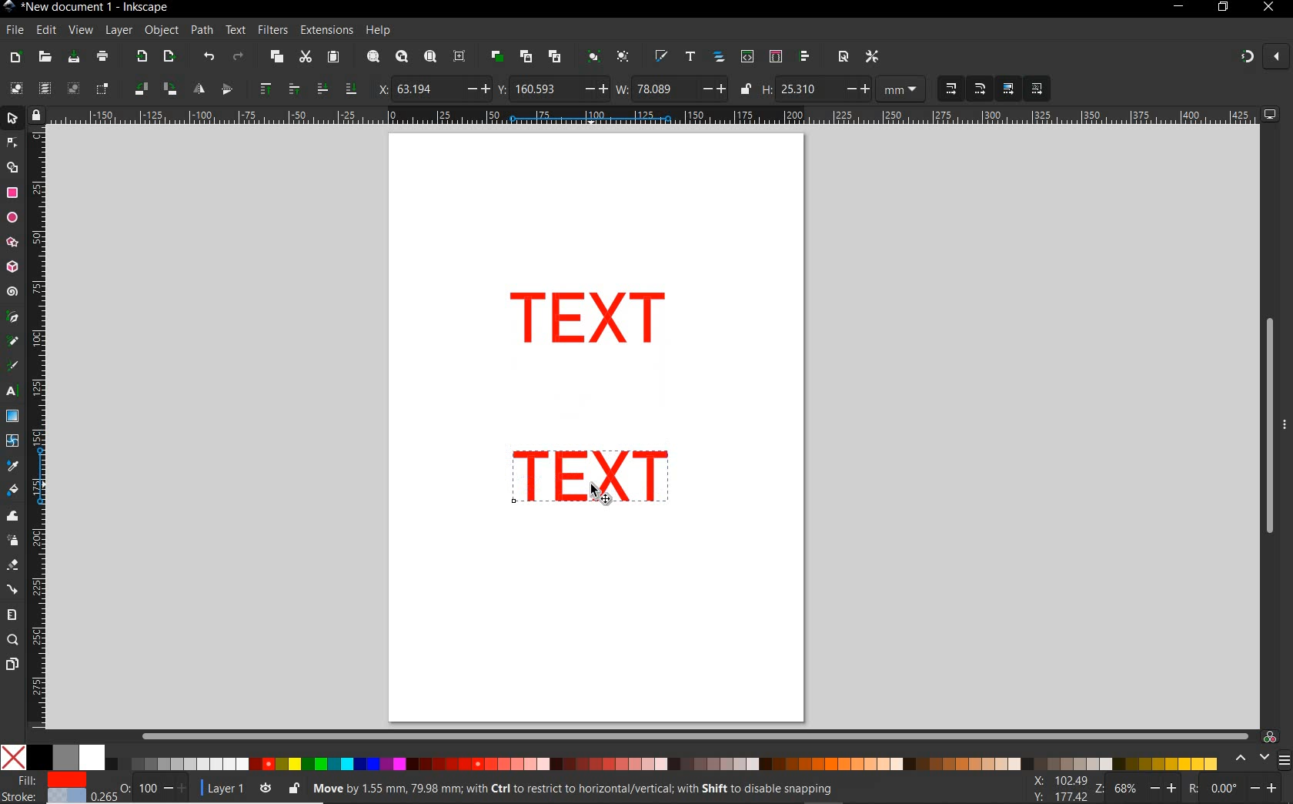 This screenshot has height=804, width=1293. I want to click on print, so click(101, 58).